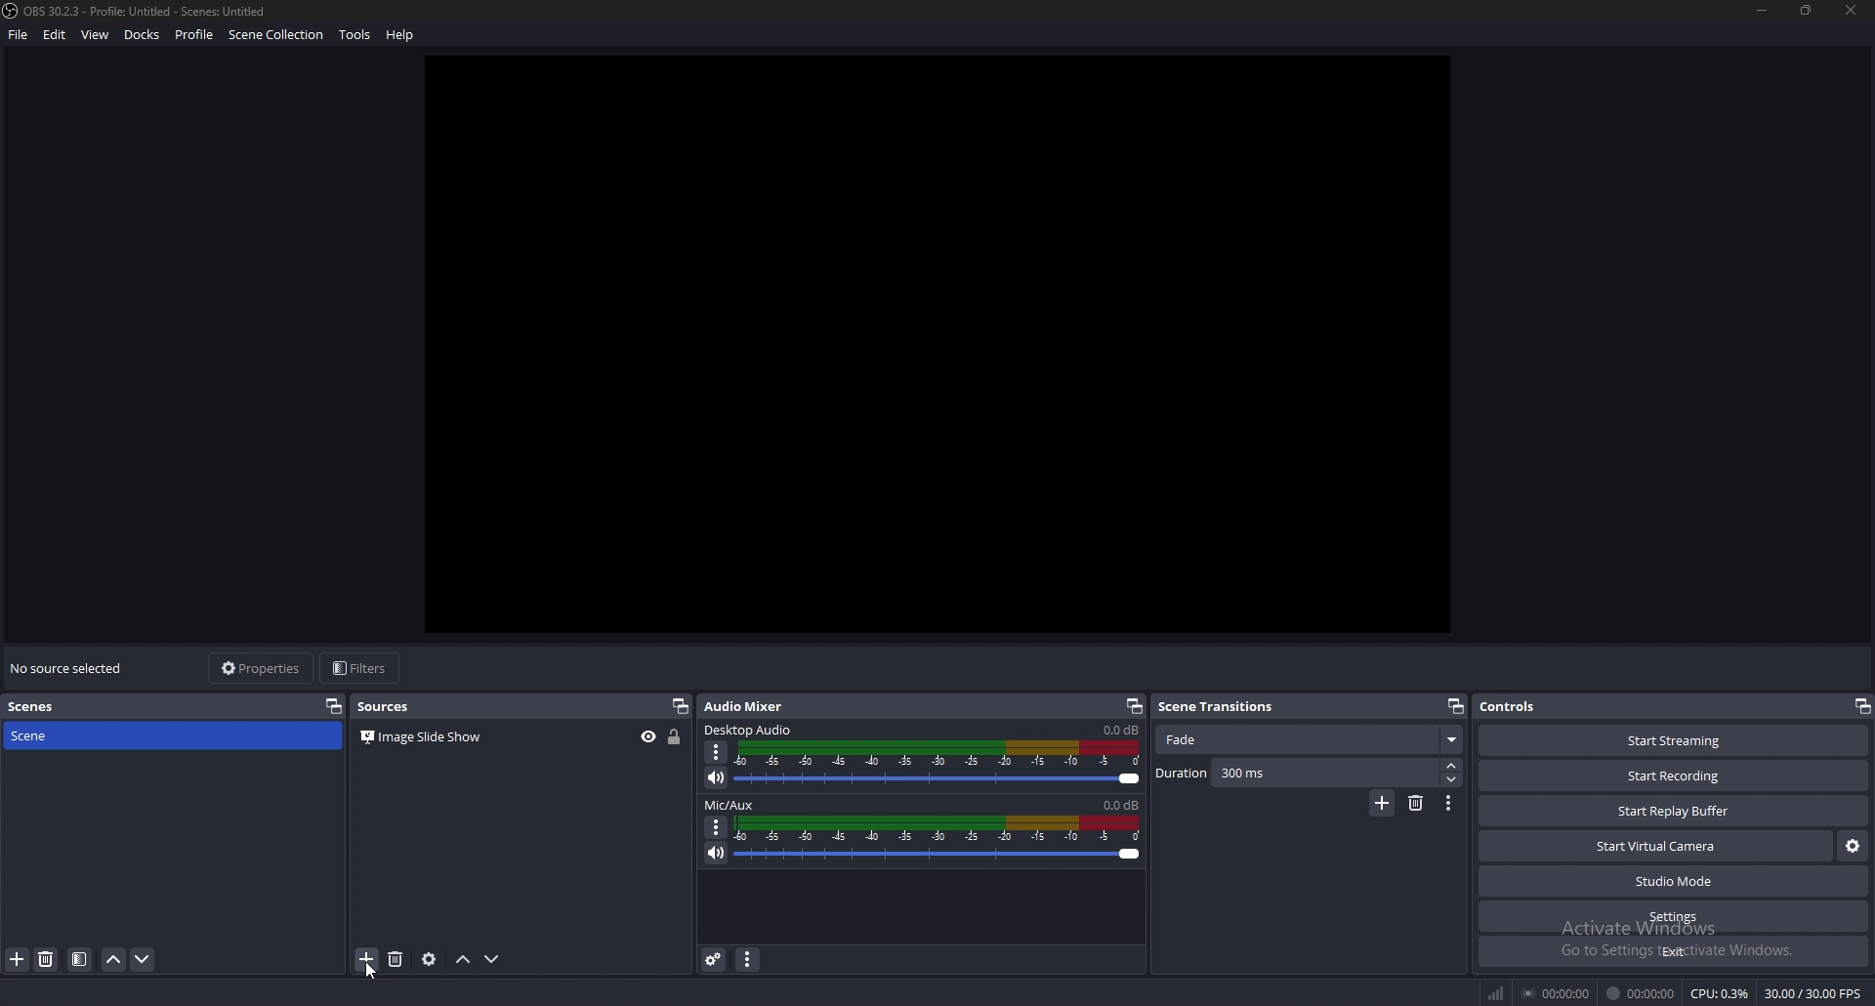  Describe the element at coordinates (1672, 917) in the screenshot. I see `settings` at that location.